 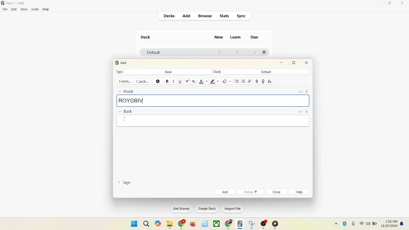 What do you see at coordinates (402, 224) in the screenshot?
I see `notification` at bounding box center [402, 224].